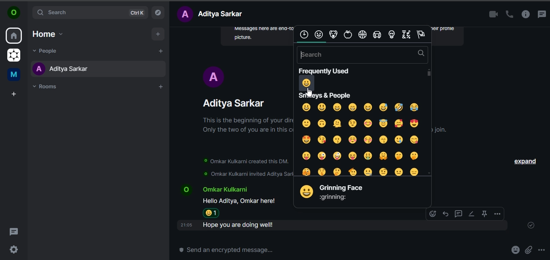  I want to click on rooms, so click(46, 87).